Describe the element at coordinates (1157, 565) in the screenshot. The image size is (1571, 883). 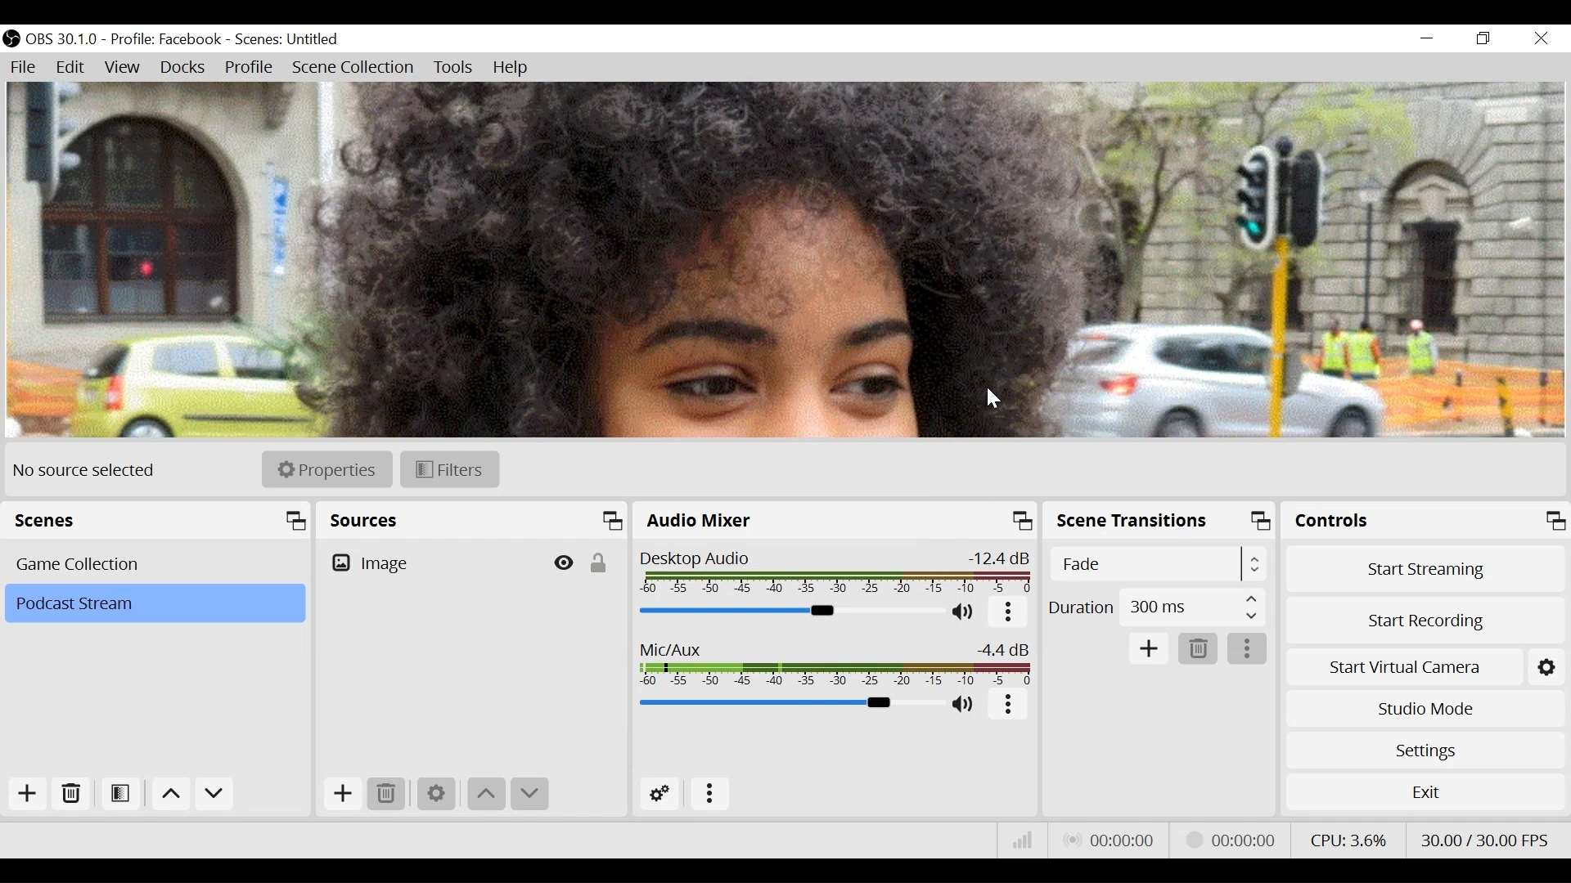
I see `Select Scene Transition` at that location.